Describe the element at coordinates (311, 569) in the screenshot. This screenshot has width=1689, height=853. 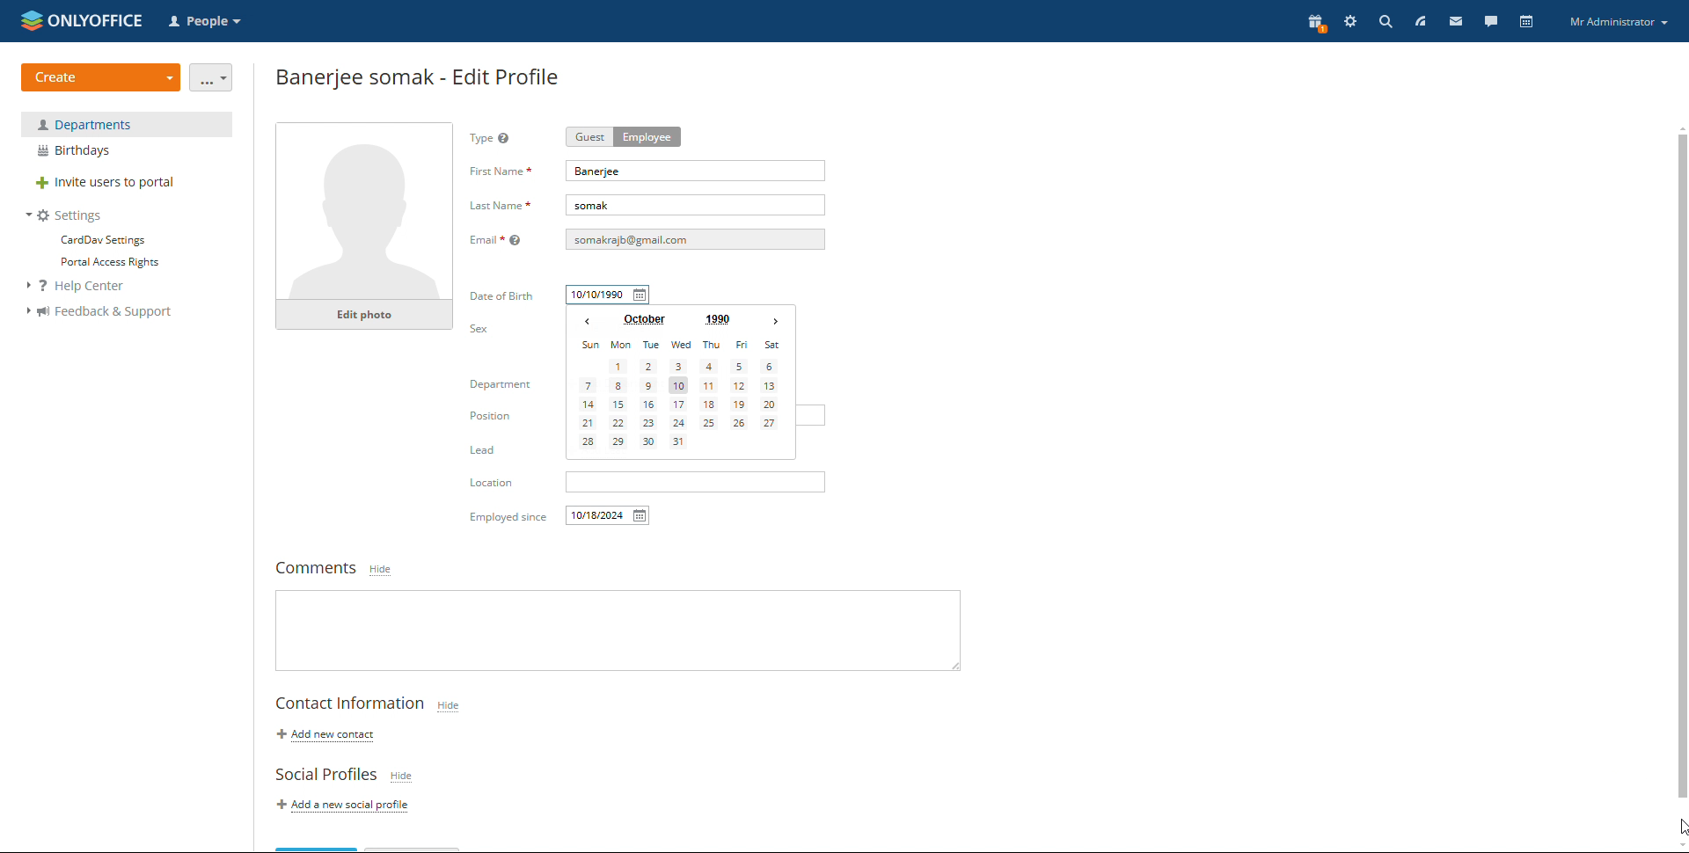
I see `comments` at that location.